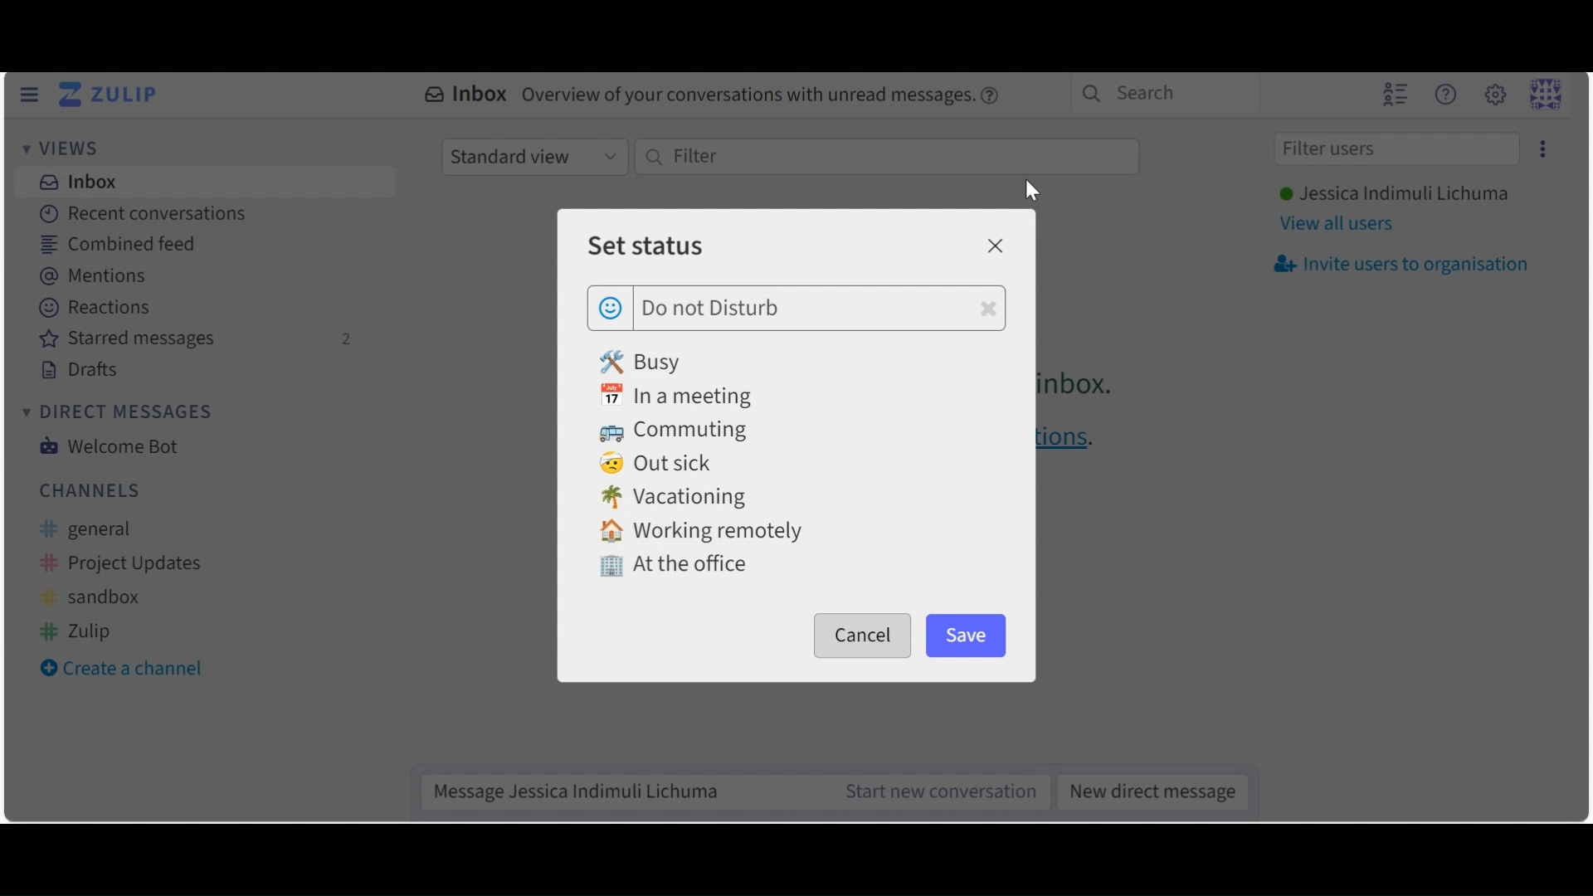 The height and width of the screenshot is (896, 1593). I want to click on Invite users to organisation, so click(1539, 149).